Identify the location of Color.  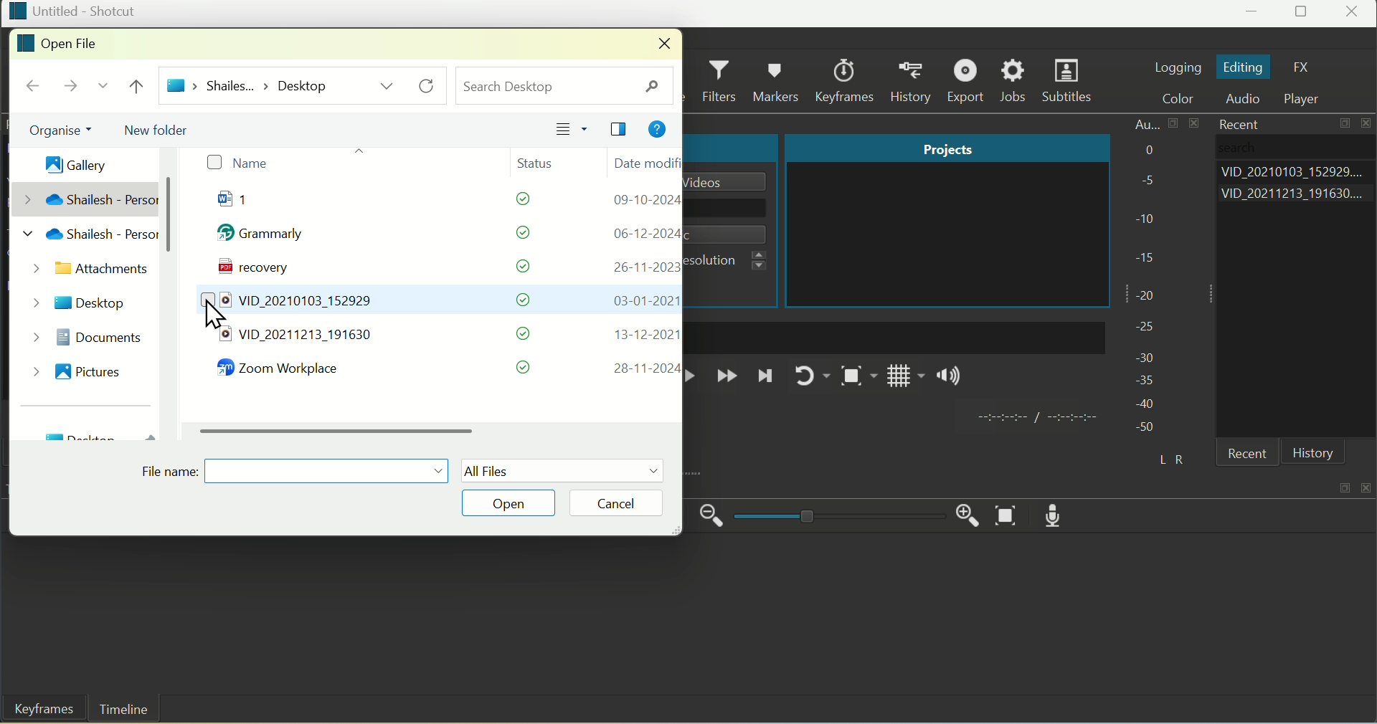
(1185, 99).